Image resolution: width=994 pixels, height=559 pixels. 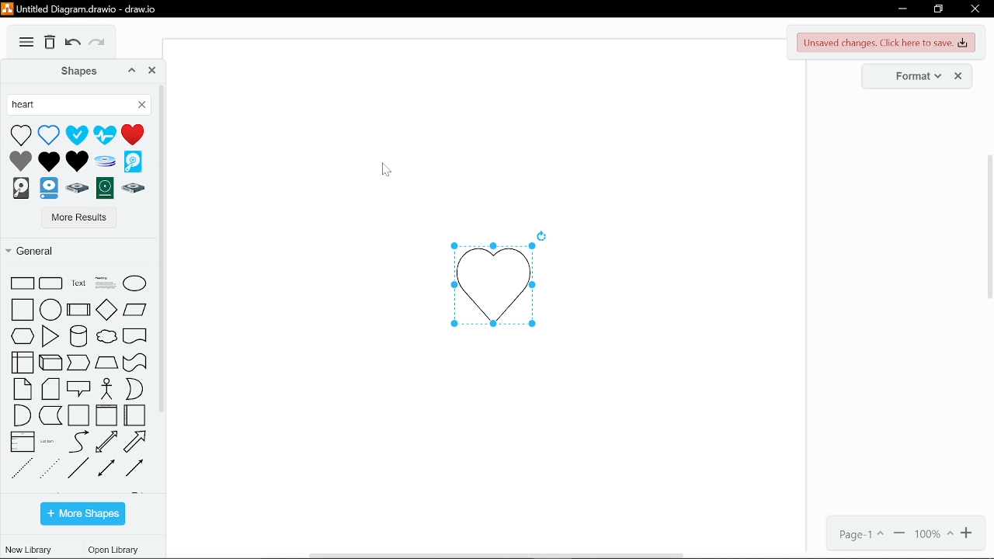 I want to click on list item, so click(x=48, y=442).